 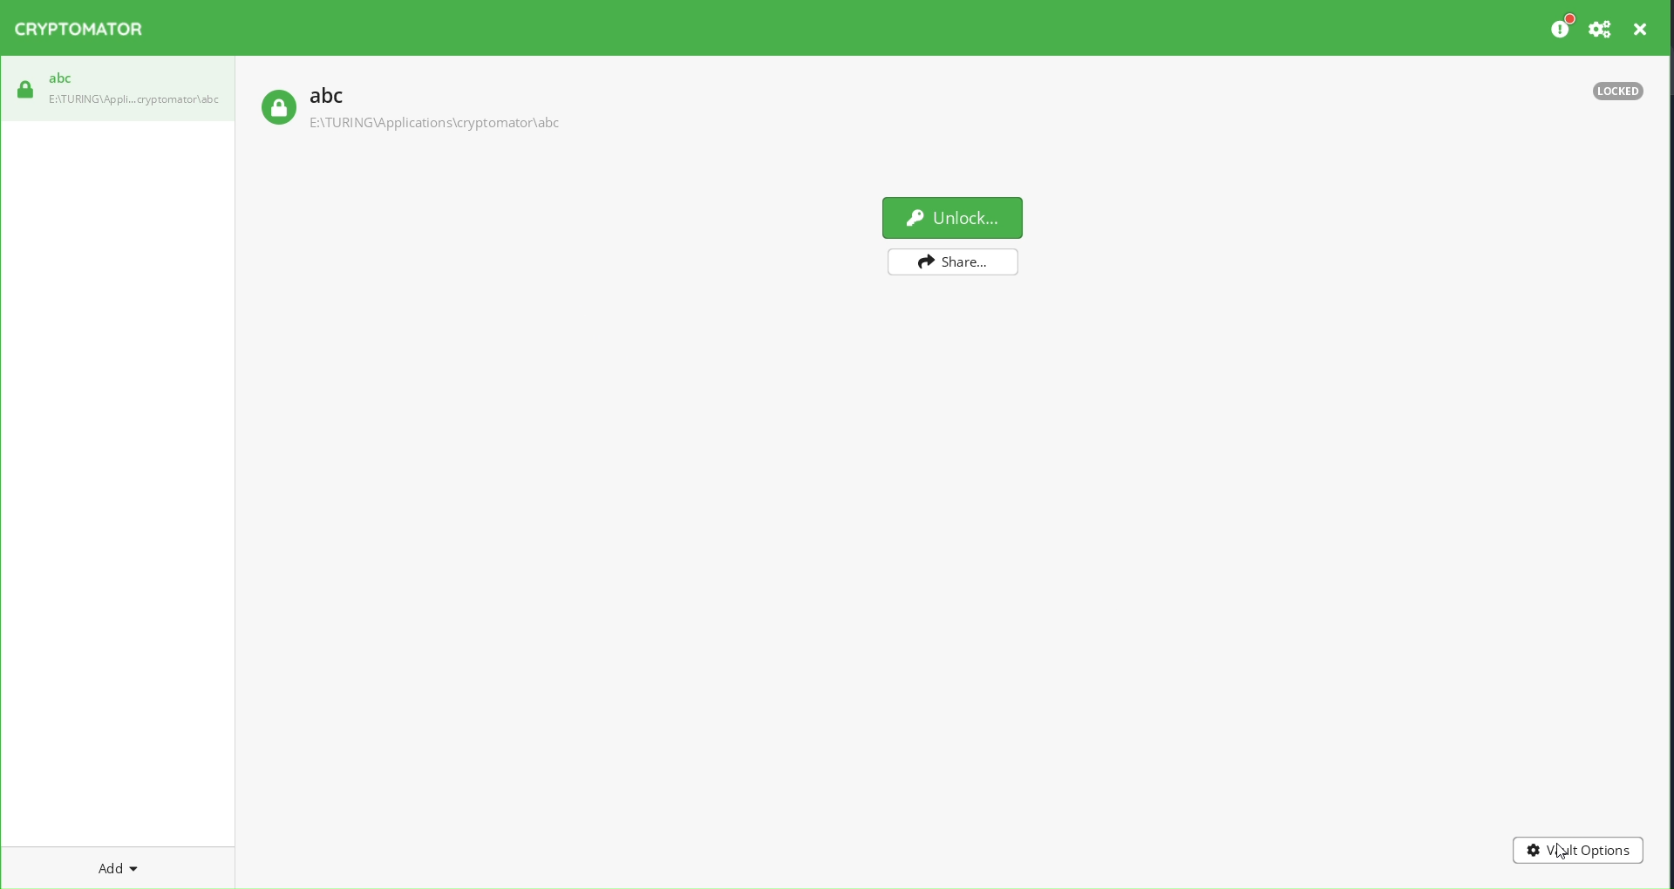 What do you see at coordinates (1598, 29) in the screenshot?
I see `setting` at bounding box center [1598, 29].